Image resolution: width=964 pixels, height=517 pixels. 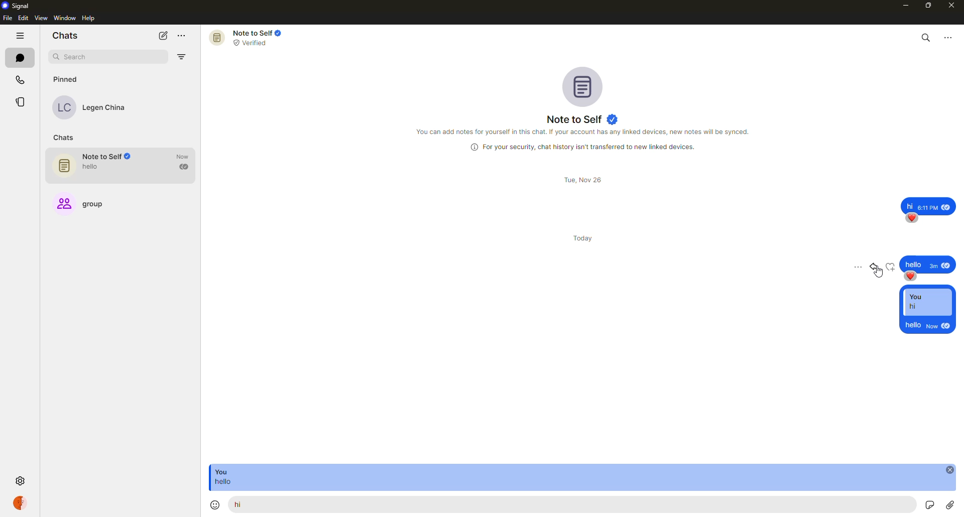 I want to click on hide tabs, so click(x=21, y=36).